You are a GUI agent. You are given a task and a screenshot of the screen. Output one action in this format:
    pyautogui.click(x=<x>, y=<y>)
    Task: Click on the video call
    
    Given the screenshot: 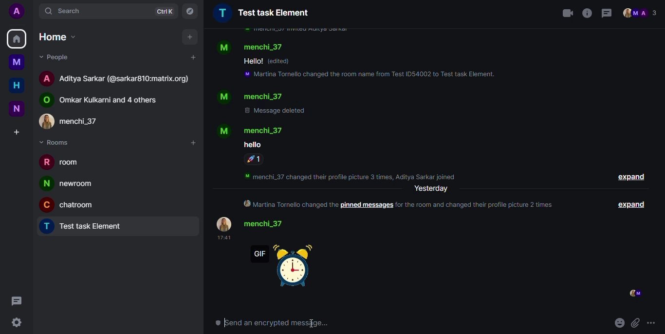 What is the action you would take?
    pyautogui.click(x=567, y=13)
    